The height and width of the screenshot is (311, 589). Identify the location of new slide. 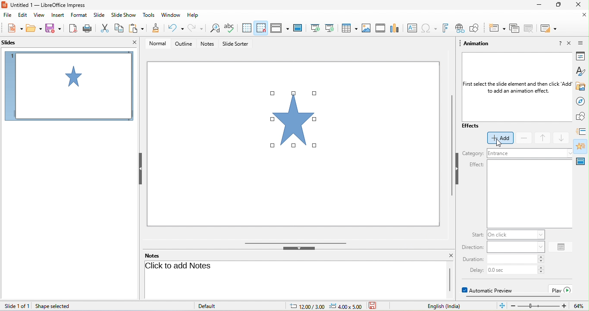
(497, 29).